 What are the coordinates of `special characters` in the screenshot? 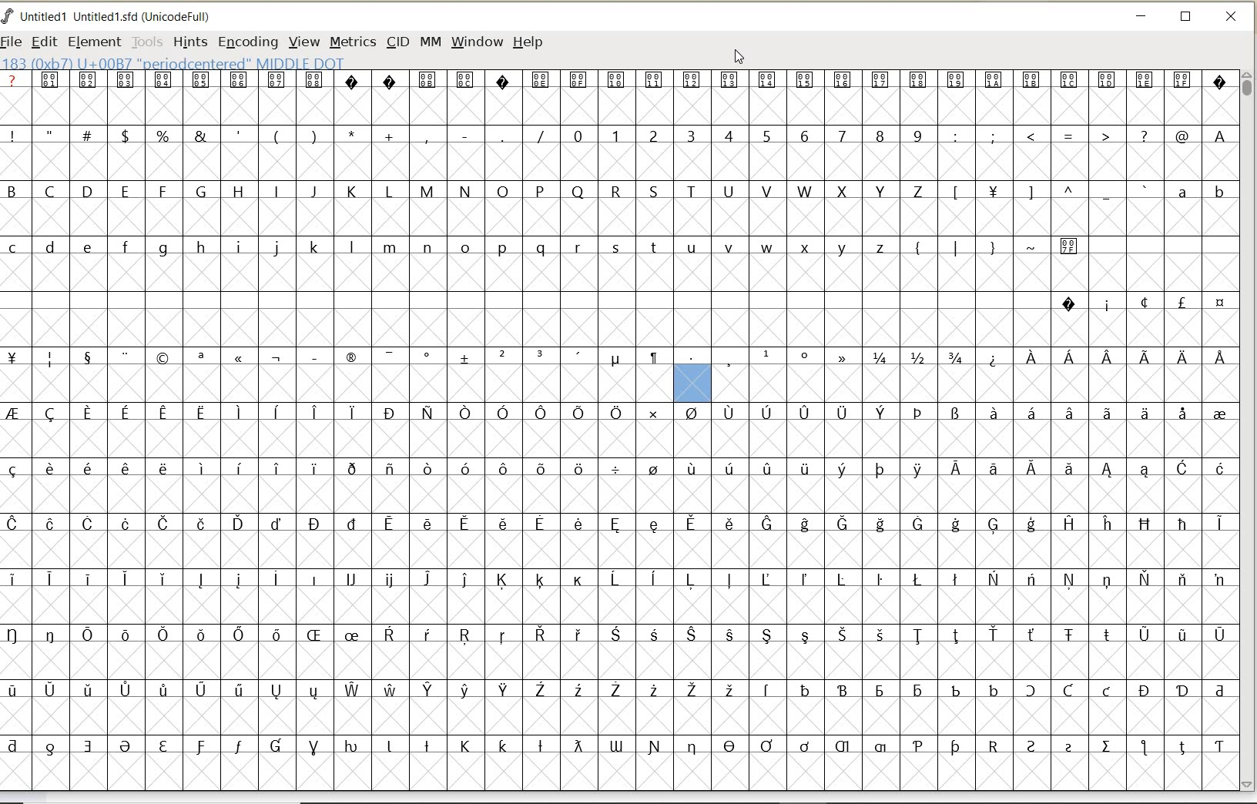 It's located at (617, 582).